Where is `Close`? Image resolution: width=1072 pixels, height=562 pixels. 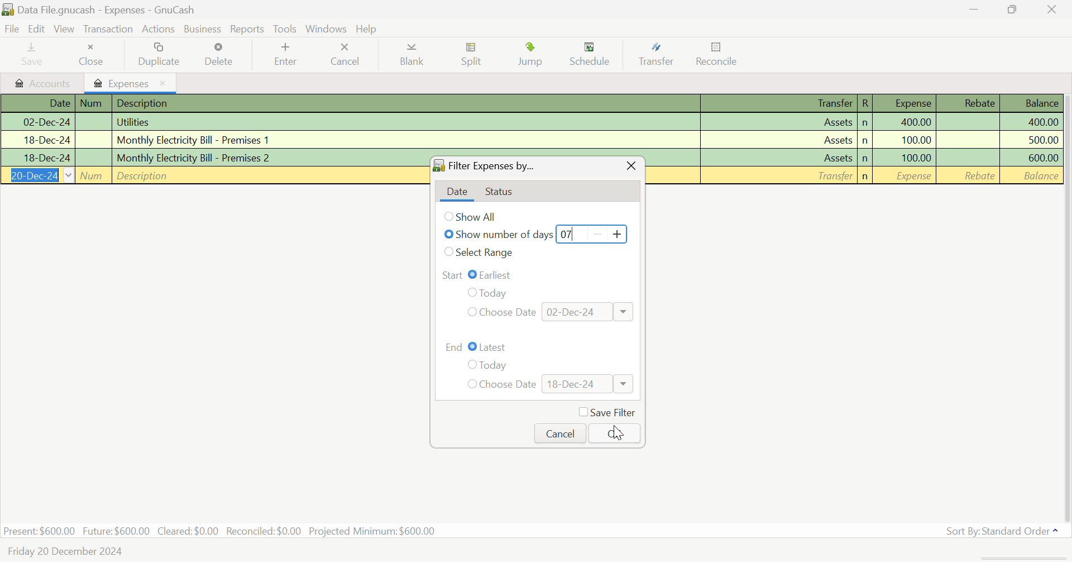 Close is located at coordinates (630, 166).